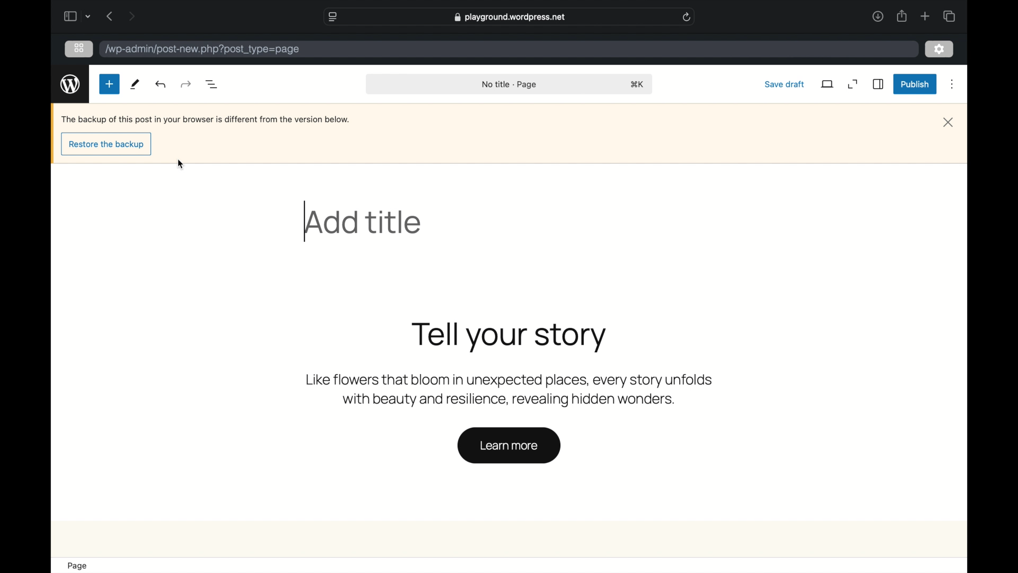  Describe the element at coordinates (511, 391) in the screenshot. I see `template content` at that location.